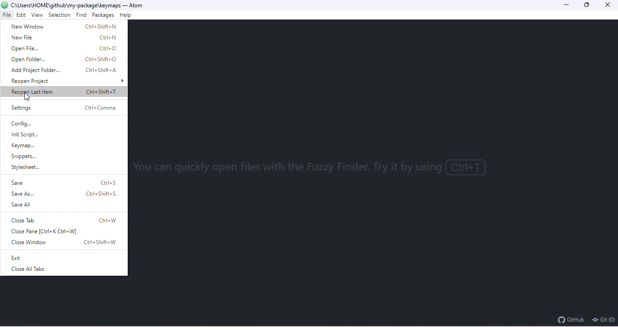 This screenshot has height=327, width=618. Describe the element at coordinates (29, 97) in the screenshot. I see `cursor movement` at that location.